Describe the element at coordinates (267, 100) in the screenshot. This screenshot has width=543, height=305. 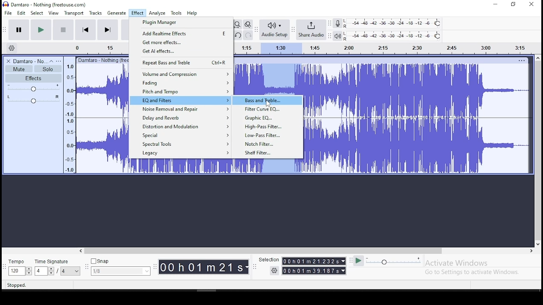
I see `bass and treble` at that location.